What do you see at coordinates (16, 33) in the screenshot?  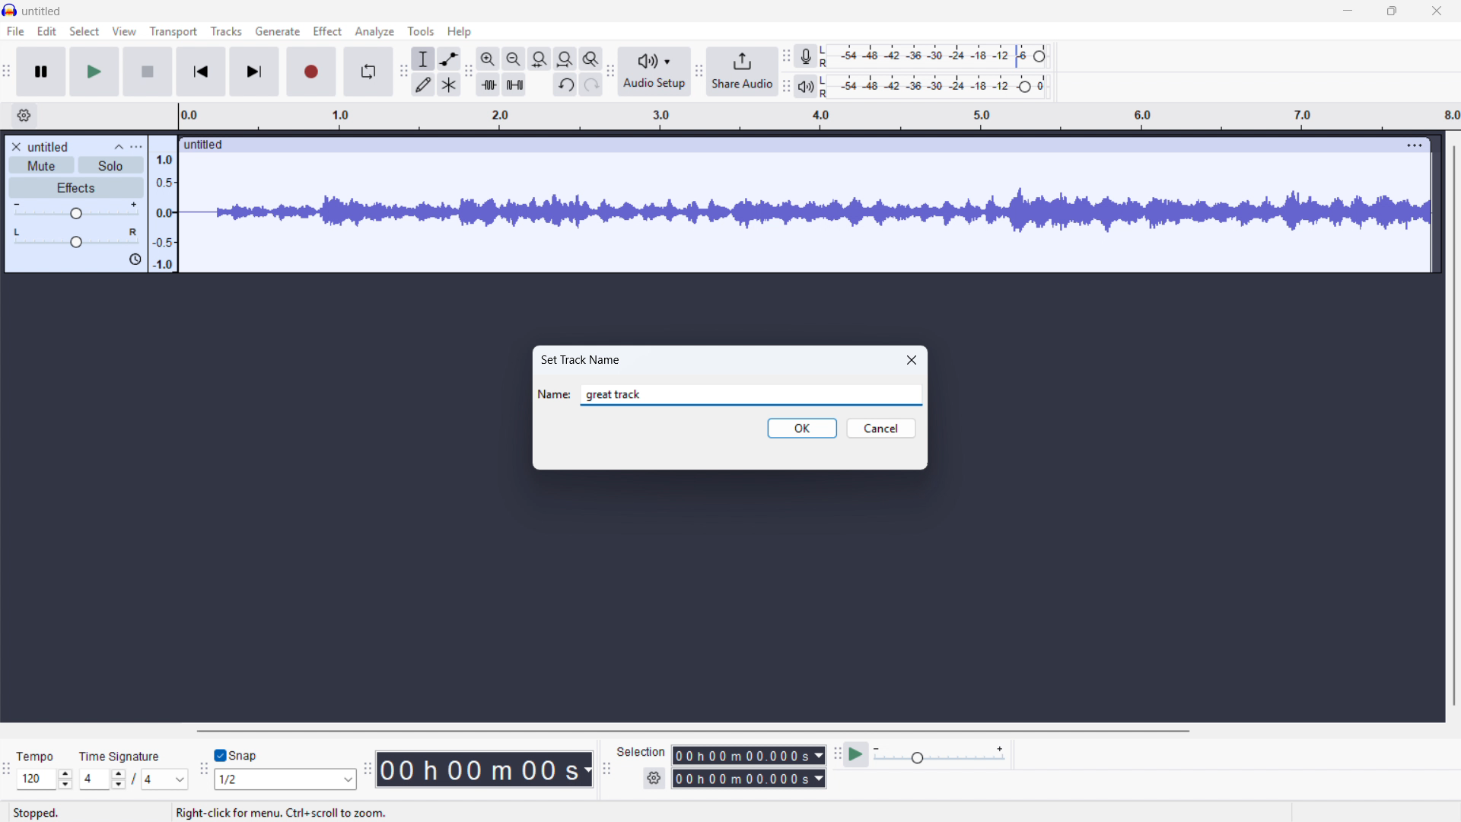 I see `file ` at bounding box center [16, 33].